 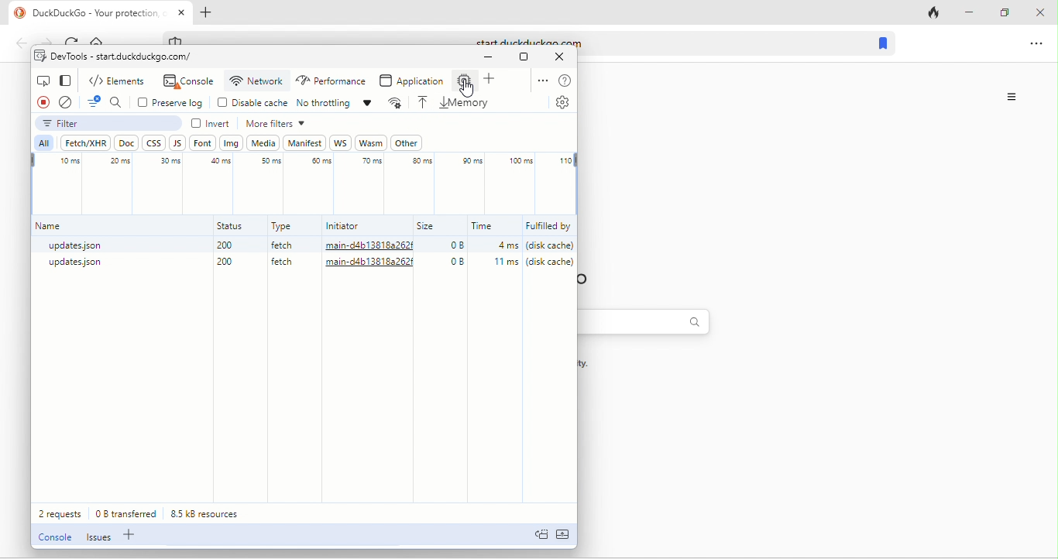 What do you see at coordinates (548, 225) in the screenshot?
I see `fulfilled by` at bounding box center [548, 225].